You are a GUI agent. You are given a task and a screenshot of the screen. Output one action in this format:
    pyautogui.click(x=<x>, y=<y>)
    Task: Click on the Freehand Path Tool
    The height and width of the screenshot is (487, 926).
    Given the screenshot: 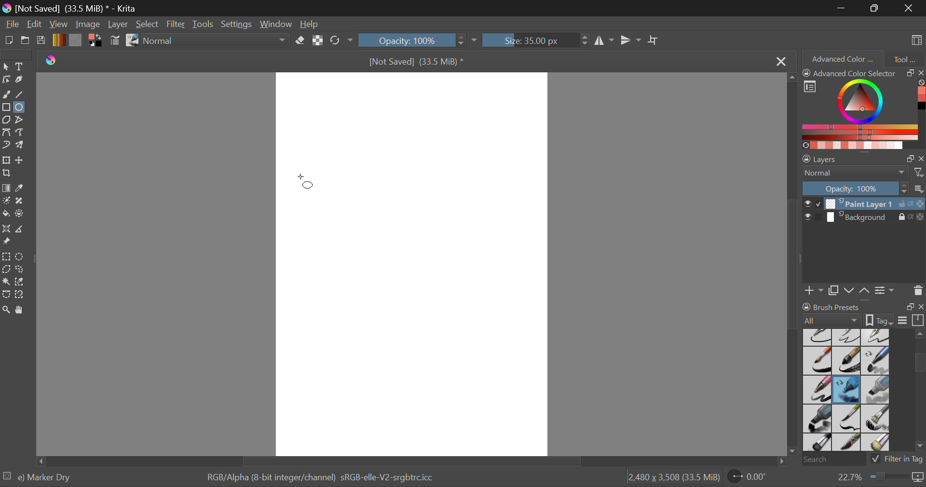 What is the action you would take?
    pyautogui.click(x=20, y=132)
    